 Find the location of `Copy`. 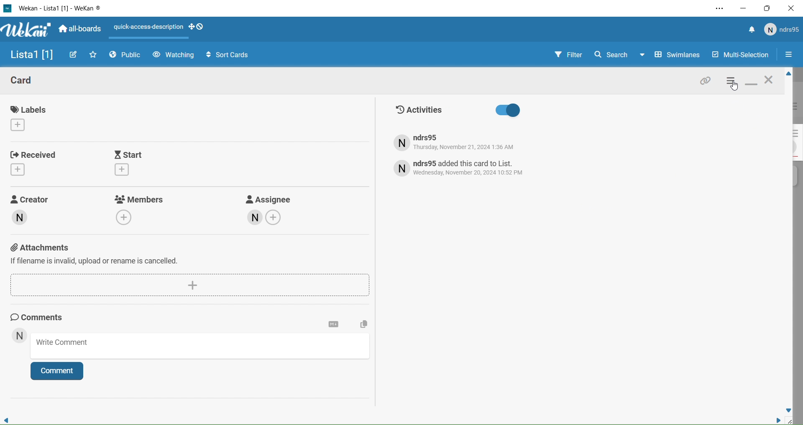

Copy is located at coordinates (362, 320).